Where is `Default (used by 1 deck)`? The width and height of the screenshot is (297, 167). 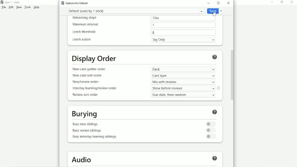 Default (used by 1 deck) is located at coordinates (135, 11).